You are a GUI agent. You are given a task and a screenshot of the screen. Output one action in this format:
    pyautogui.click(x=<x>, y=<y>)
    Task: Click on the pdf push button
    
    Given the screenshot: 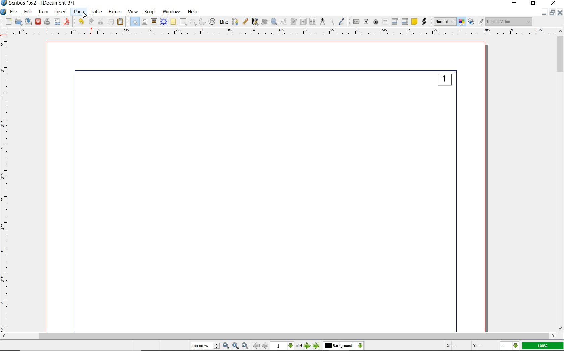 What is the action you would take?
    pyautogui.click(x=356, y=21)
    